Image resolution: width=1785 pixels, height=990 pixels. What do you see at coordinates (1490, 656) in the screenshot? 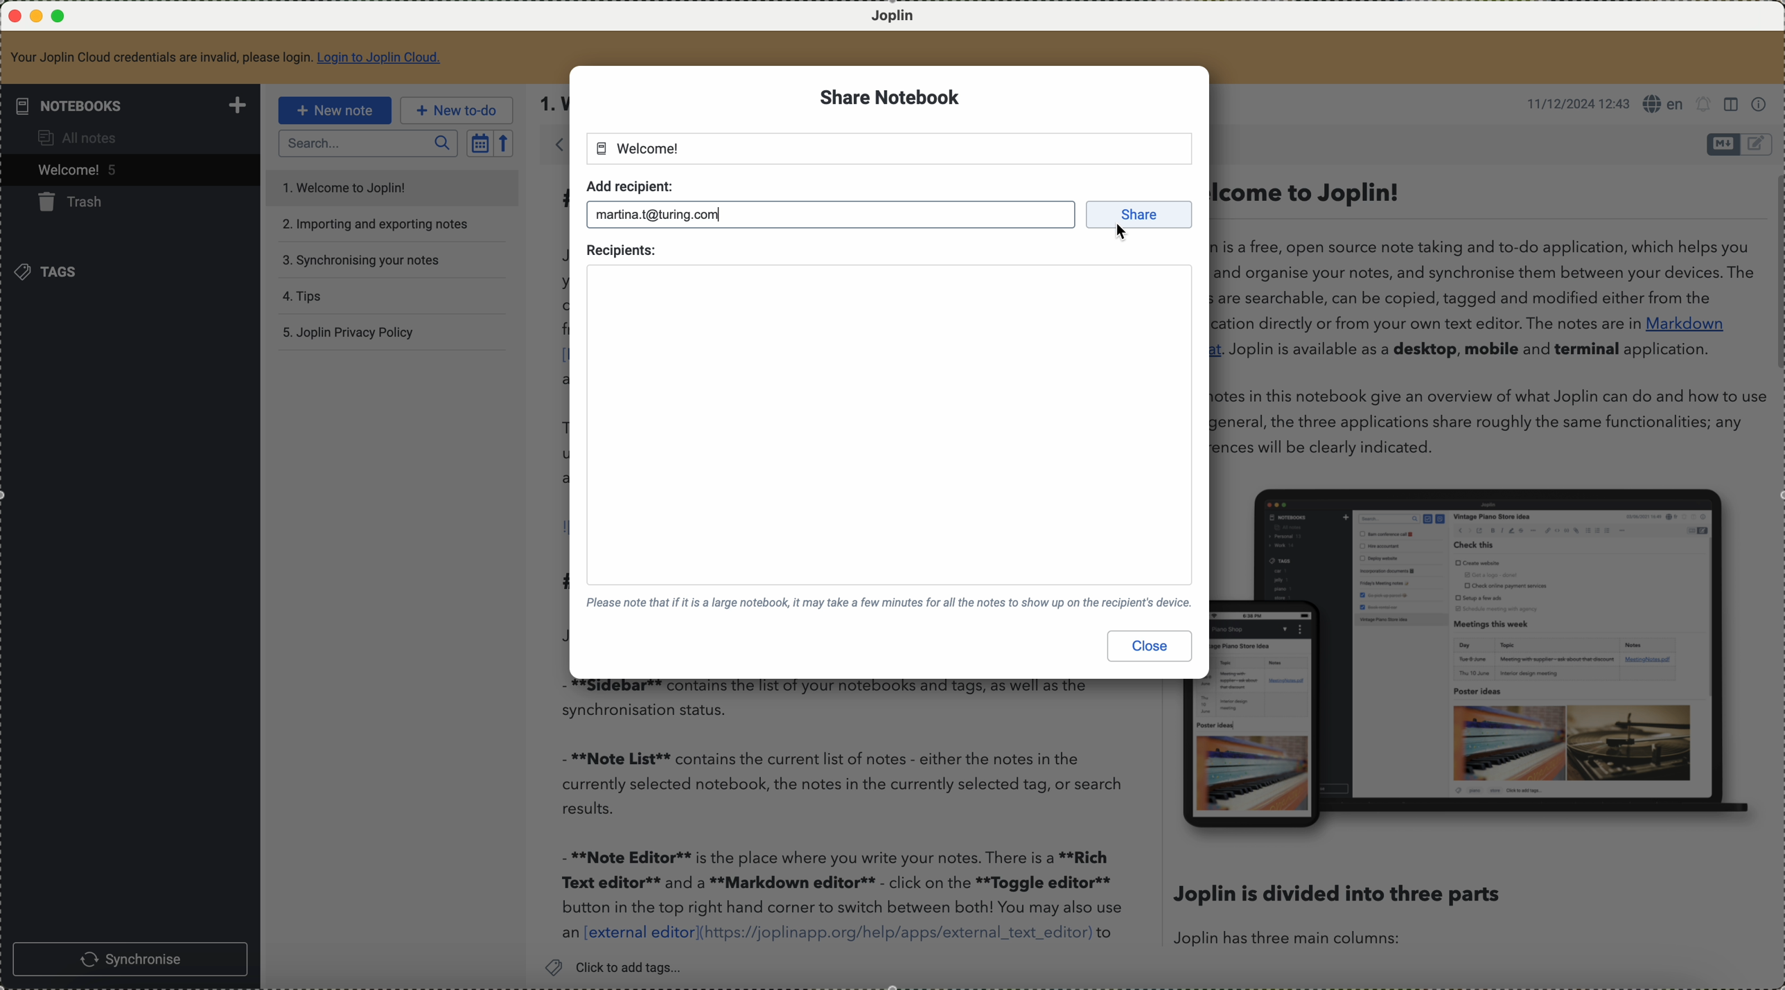
I see `image` at bounding box center [1490, 656].